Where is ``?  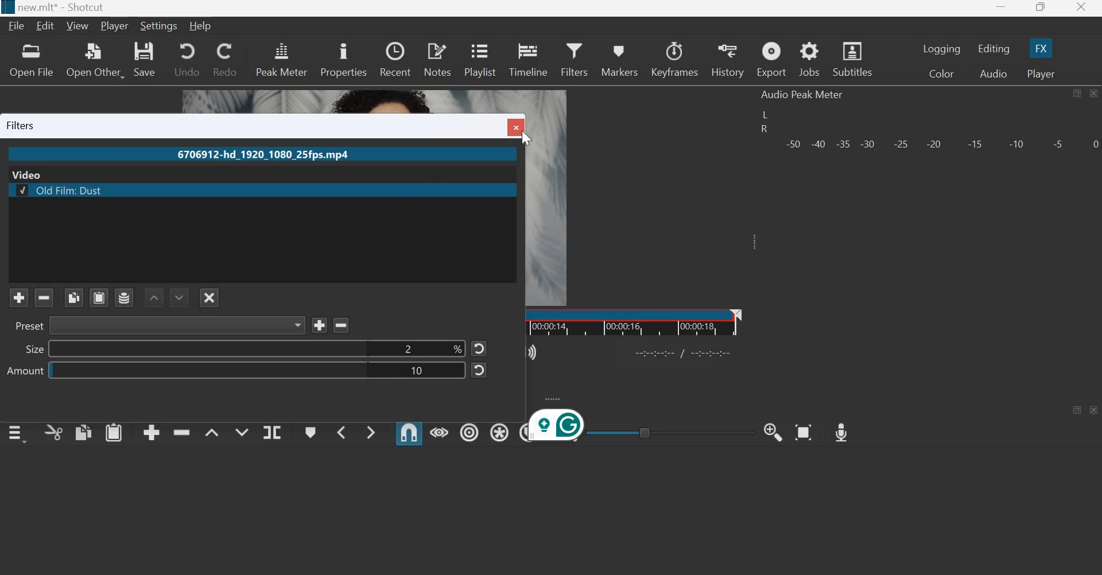  is located at coordinates (482, 371).